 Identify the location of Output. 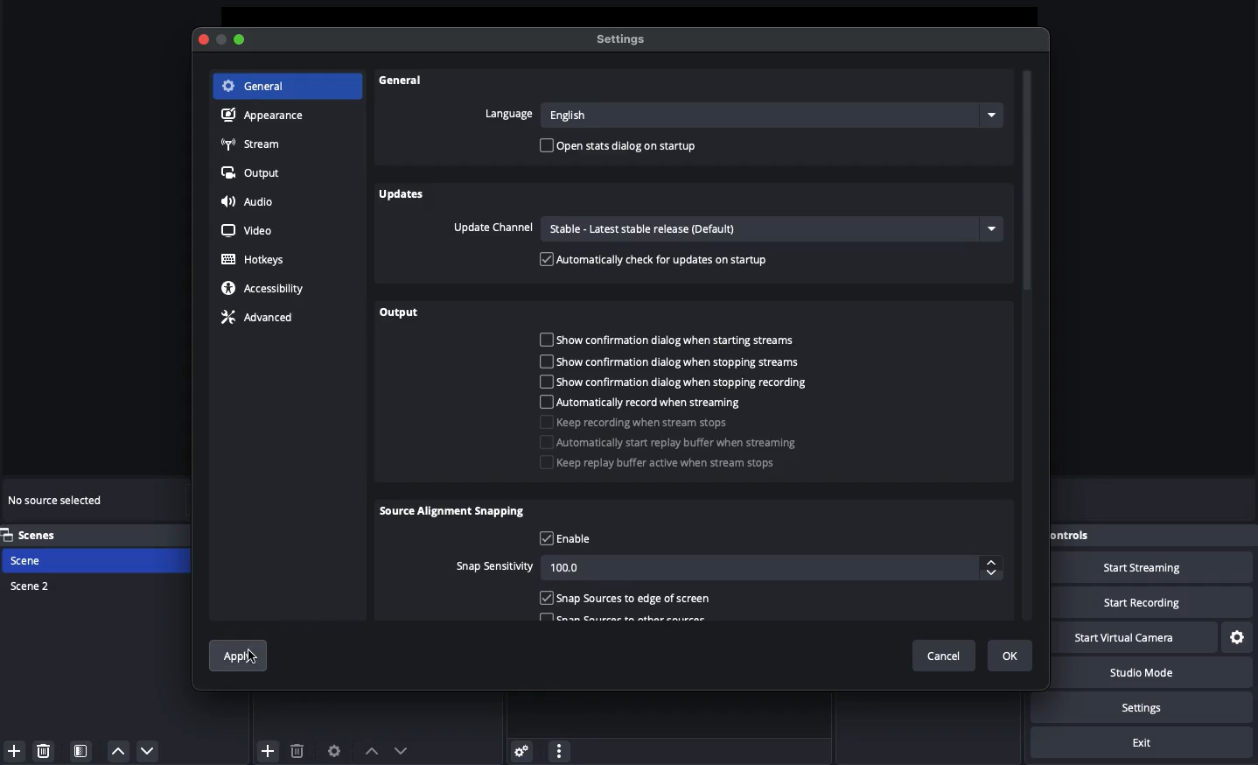
(401, 313).